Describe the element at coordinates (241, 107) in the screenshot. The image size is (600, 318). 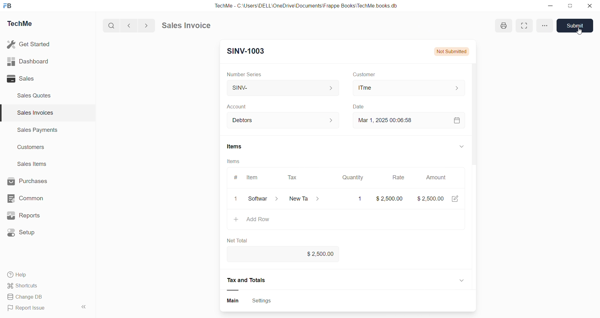
I see `Account` at that location.